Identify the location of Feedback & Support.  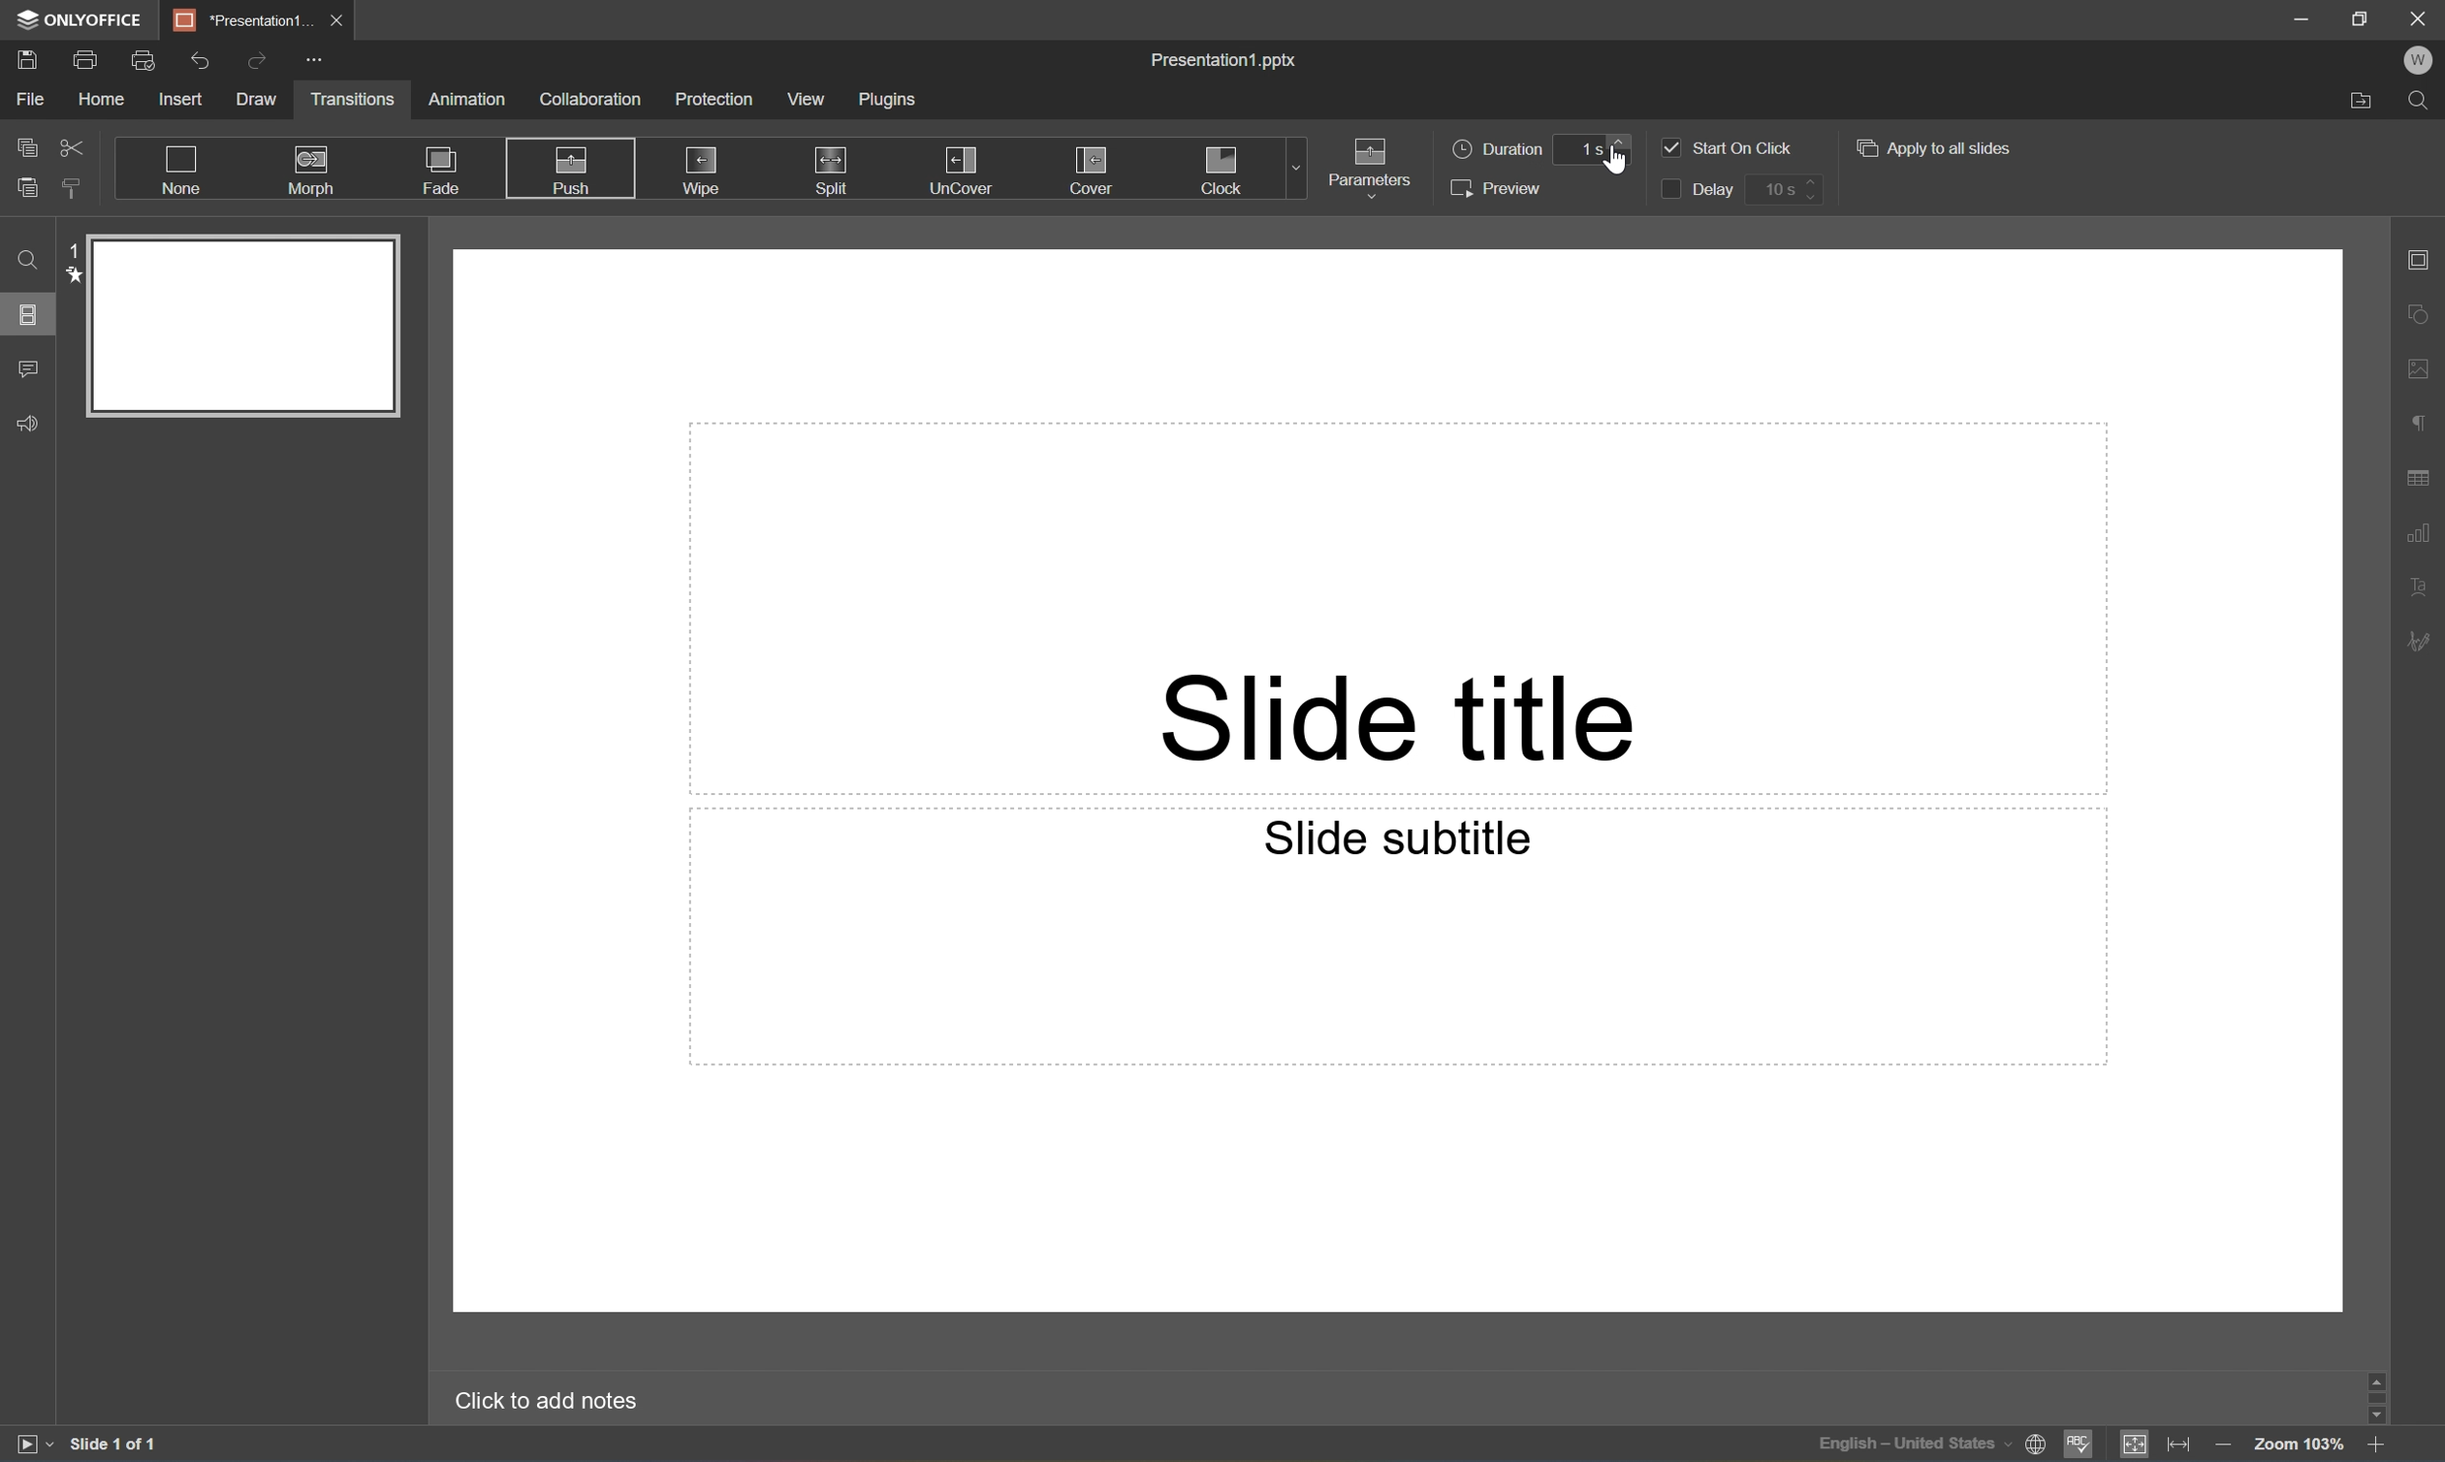
(27, 428).